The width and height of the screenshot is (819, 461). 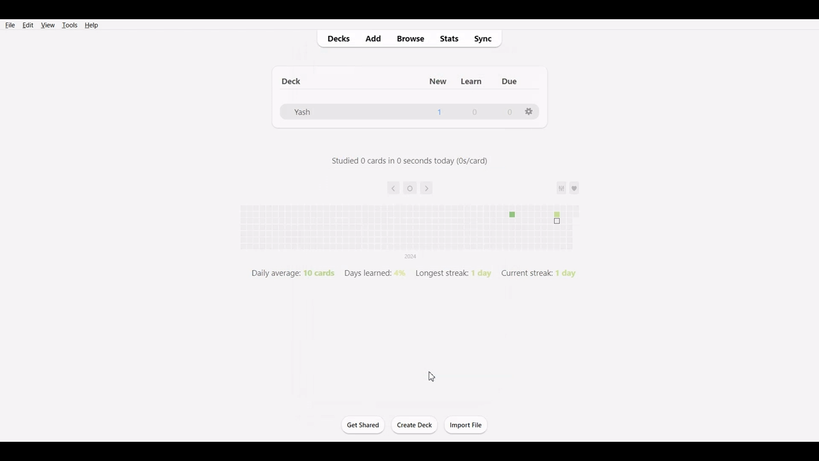 I want to click on Stats, so click(x=450, y=38).